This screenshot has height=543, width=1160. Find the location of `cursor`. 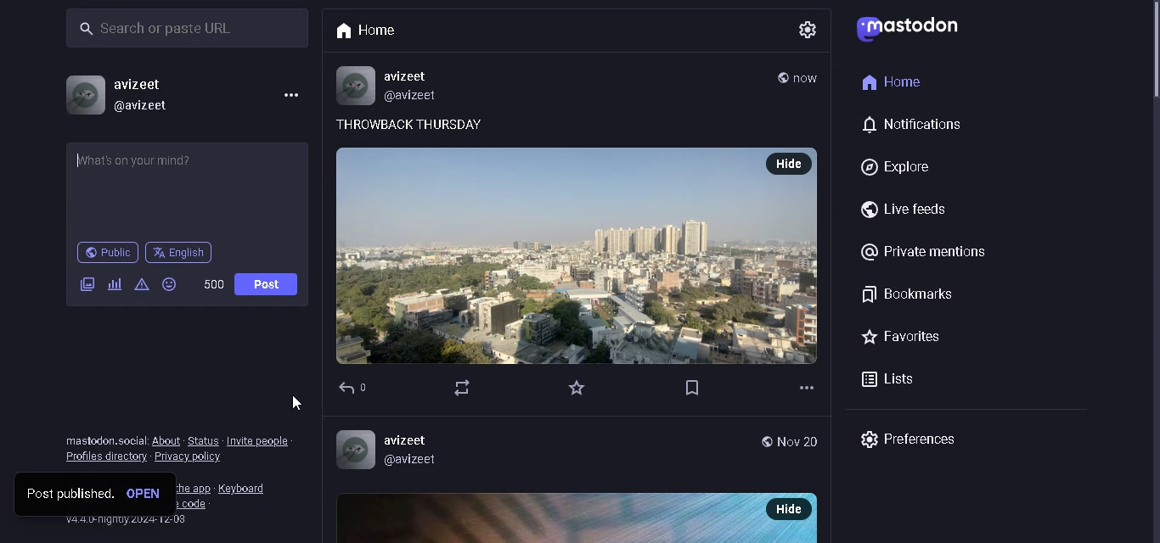

cursor is located at coordinates (298, 403).